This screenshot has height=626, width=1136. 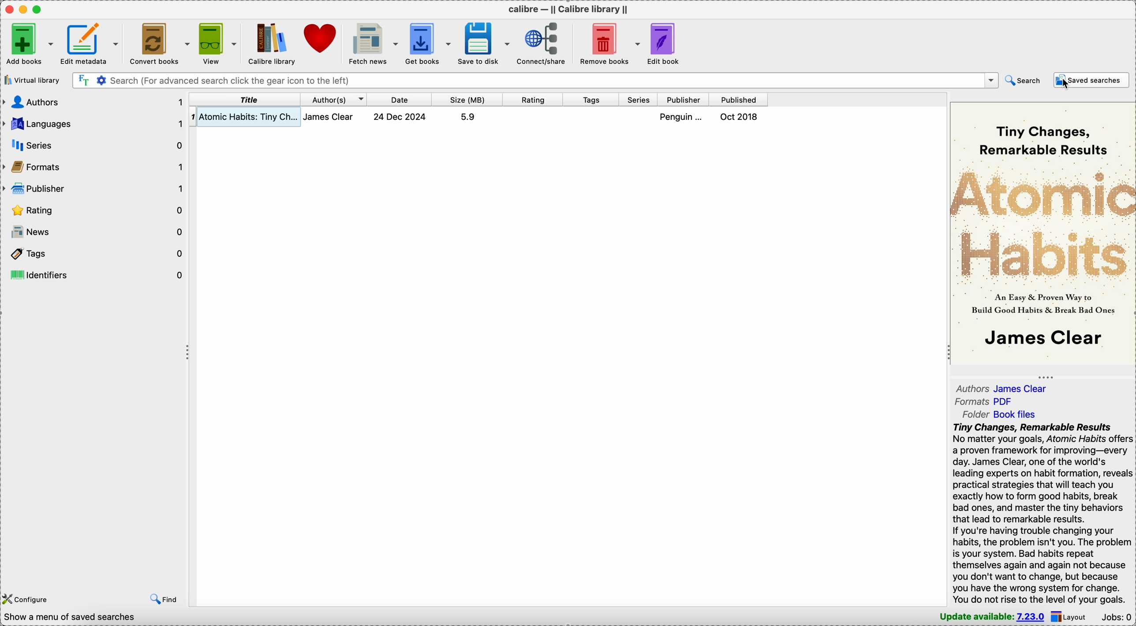 I want to click on publisher, so click(x=684, y=100).